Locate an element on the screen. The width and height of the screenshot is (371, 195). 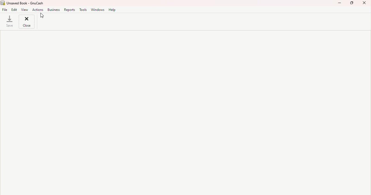
View is located at coordinates (25, 10).